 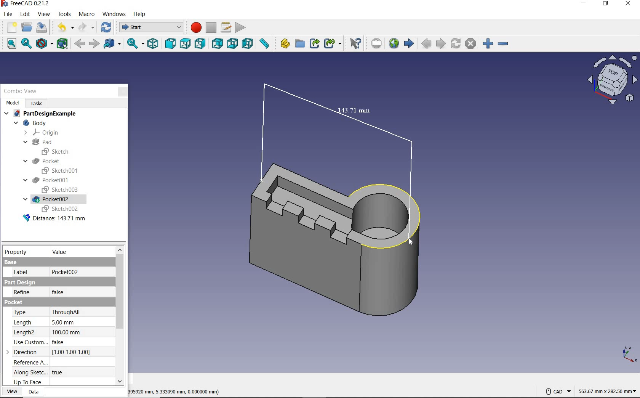 What do you see at coordinates (27, 332) in the screenshot?
I see `length` at bounding box center [27, 332].